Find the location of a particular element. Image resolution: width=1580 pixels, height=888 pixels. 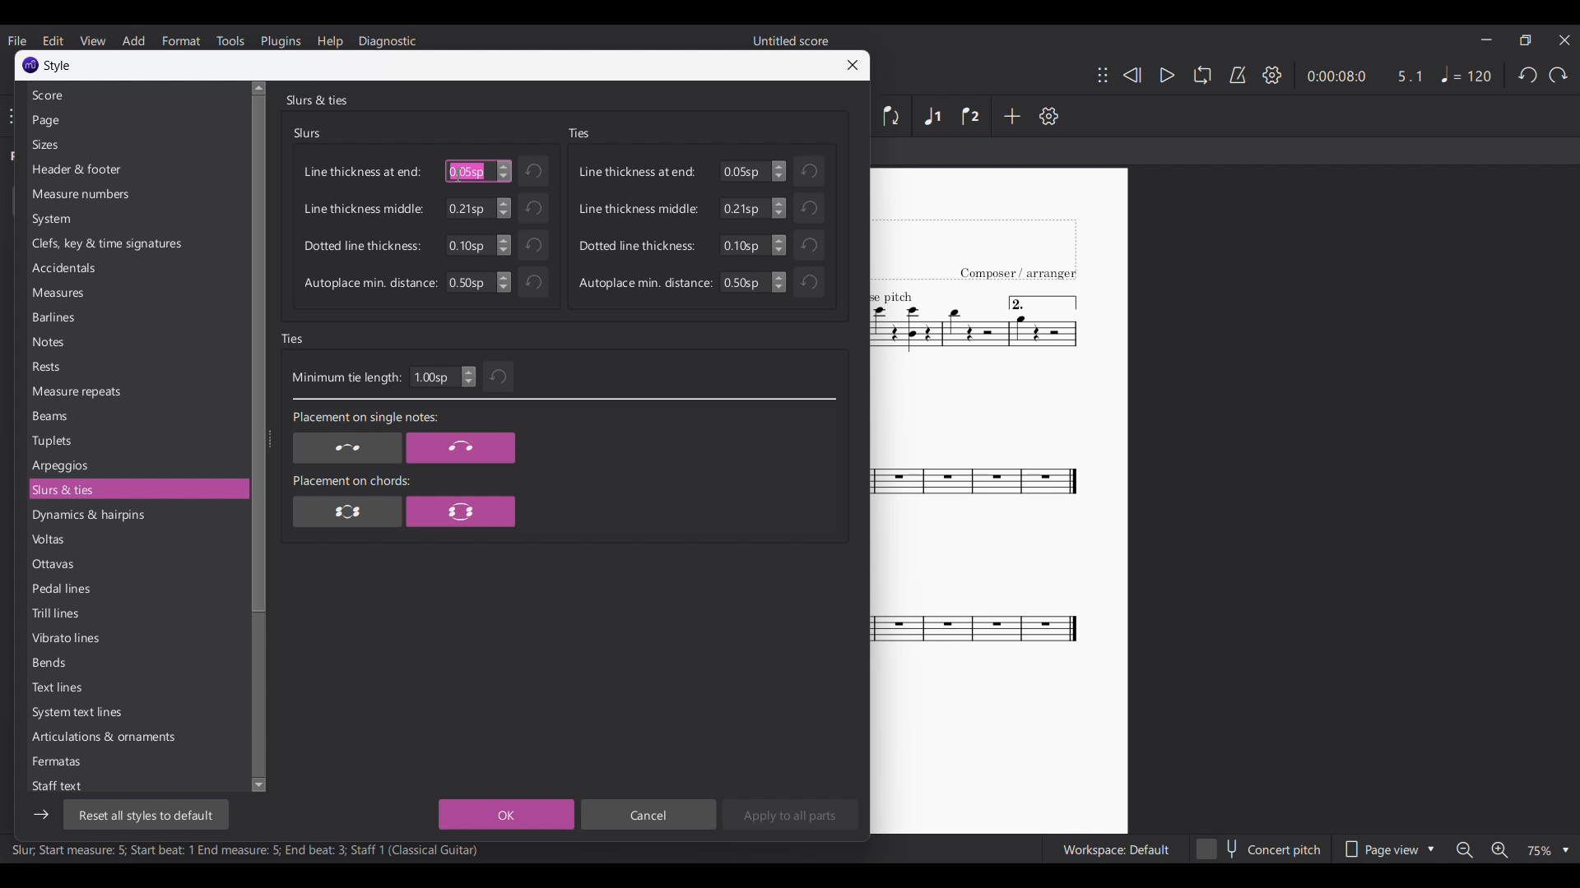

Add menu is located at coordinates (134, 41).